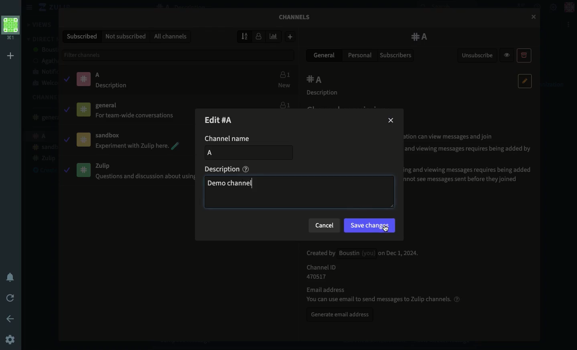  What do you see at coordinates (44, 71) in the screenshot?
I see `Notification bot` at bounding box center [44, 71].